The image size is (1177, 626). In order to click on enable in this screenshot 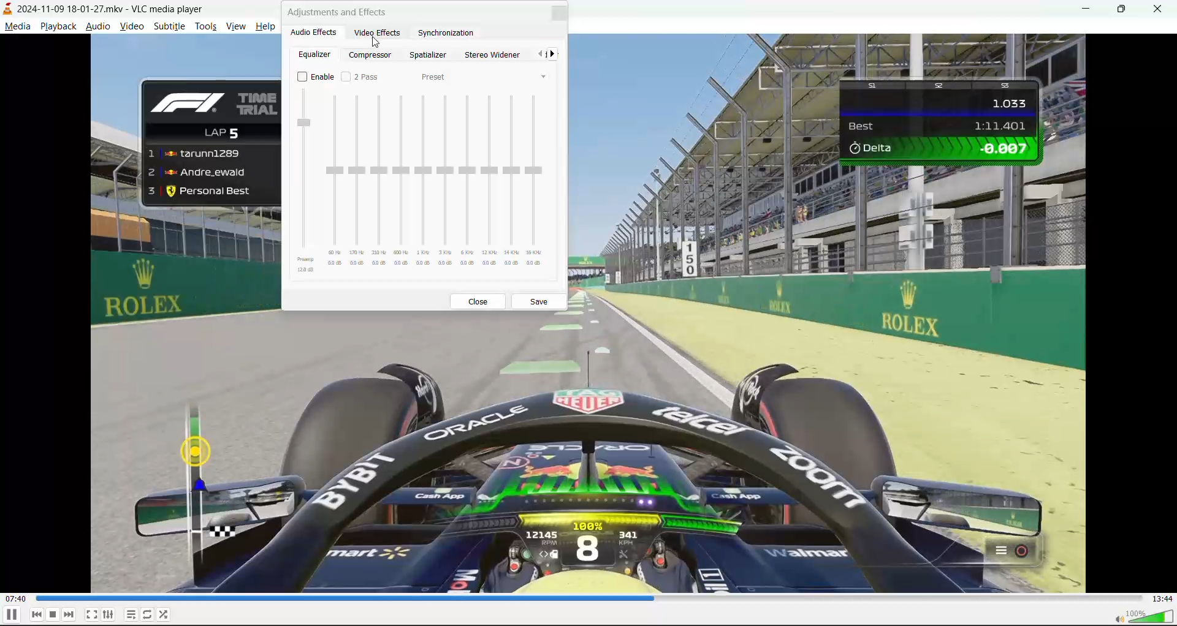, I will do `click(315, 77)`.